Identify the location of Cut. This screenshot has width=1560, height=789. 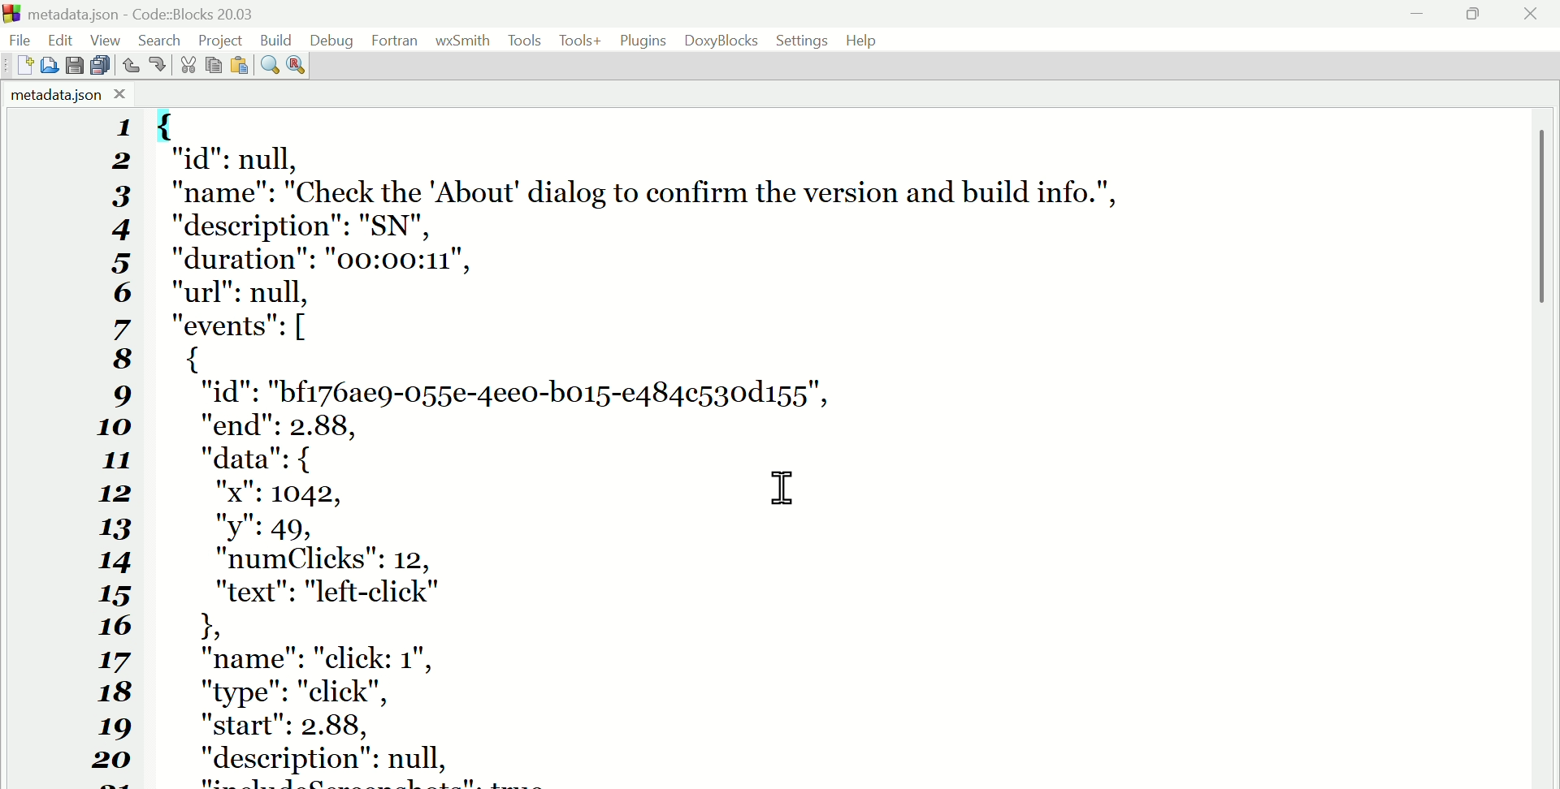
(184, 66).